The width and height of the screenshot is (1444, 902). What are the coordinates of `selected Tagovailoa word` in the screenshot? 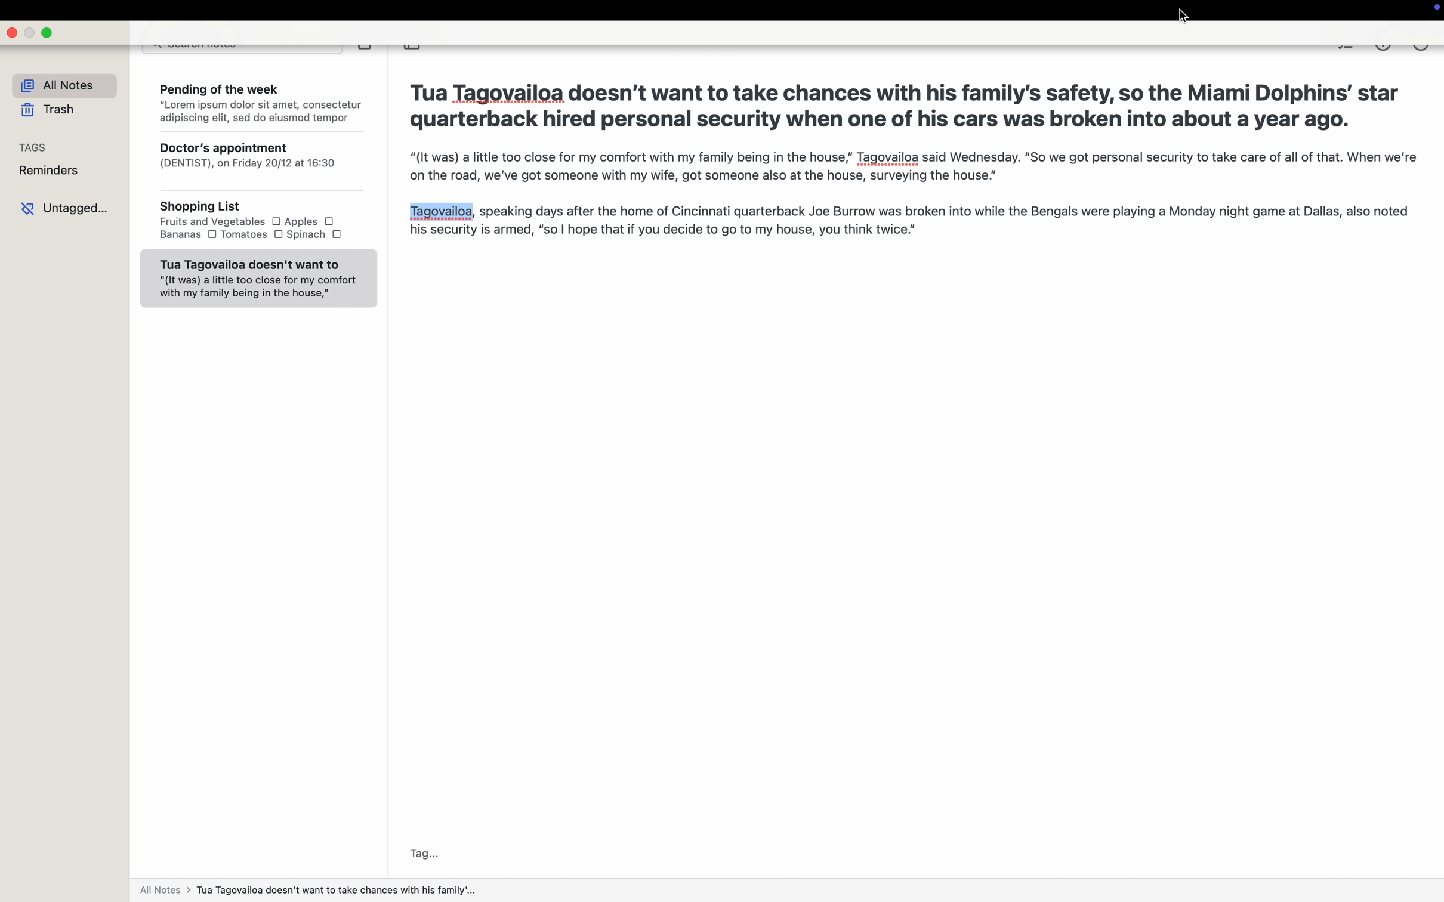 It's located at (441, 211).